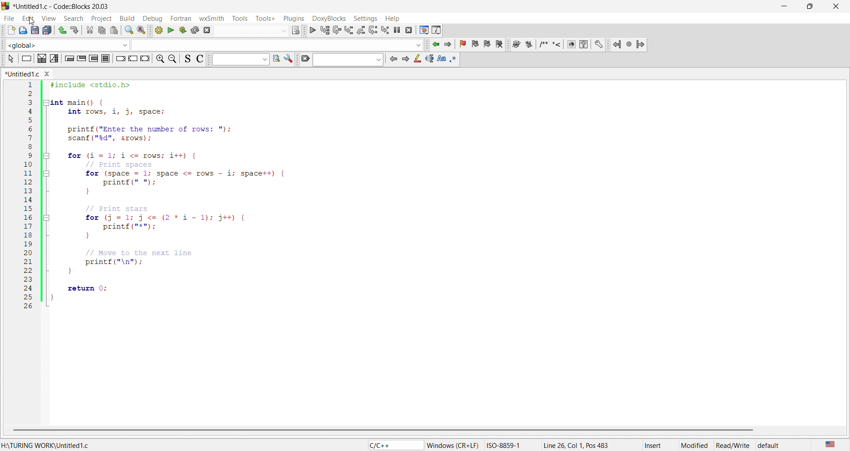  Describe the element at coordinates (66, 59) in the screenshot. I see `icon` at that location.